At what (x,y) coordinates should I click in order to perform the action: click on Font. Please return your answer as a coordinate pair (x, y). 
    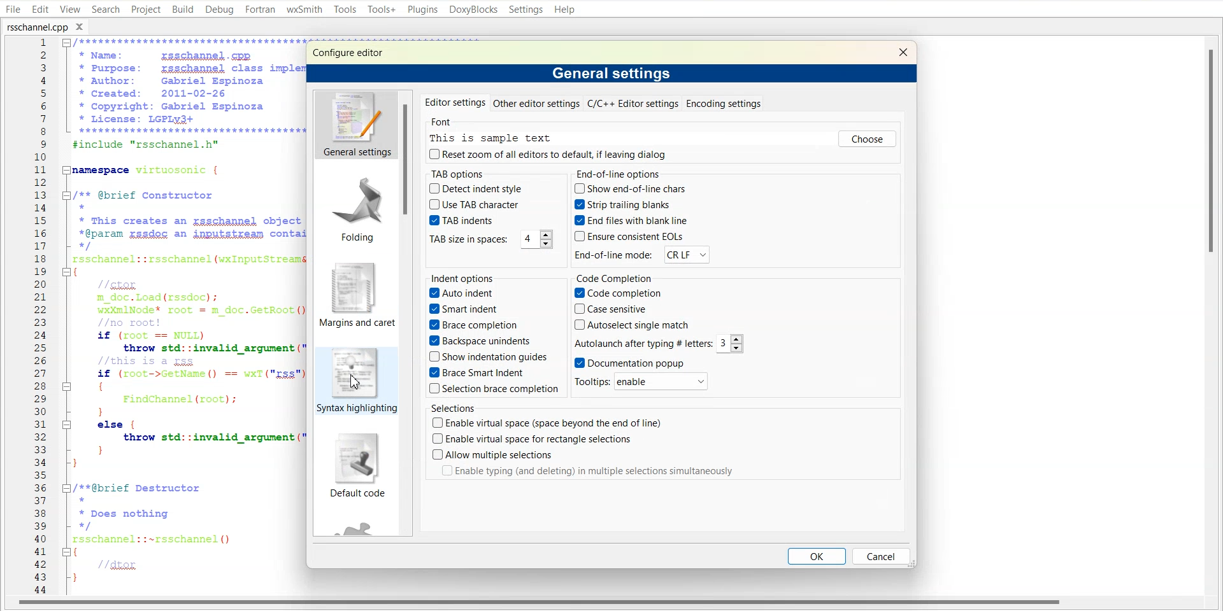
    Looking at the image, I should click on (443, 122).